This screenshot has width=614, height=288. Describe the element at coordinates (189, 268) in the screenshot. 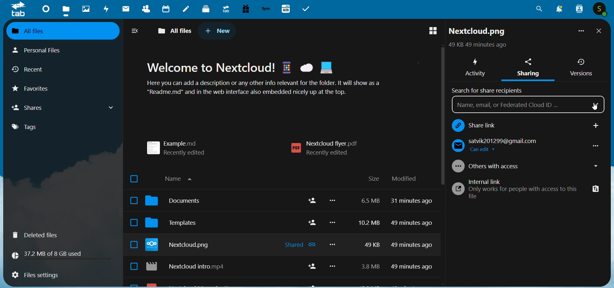

I see `nextcloud intro ` at that location.